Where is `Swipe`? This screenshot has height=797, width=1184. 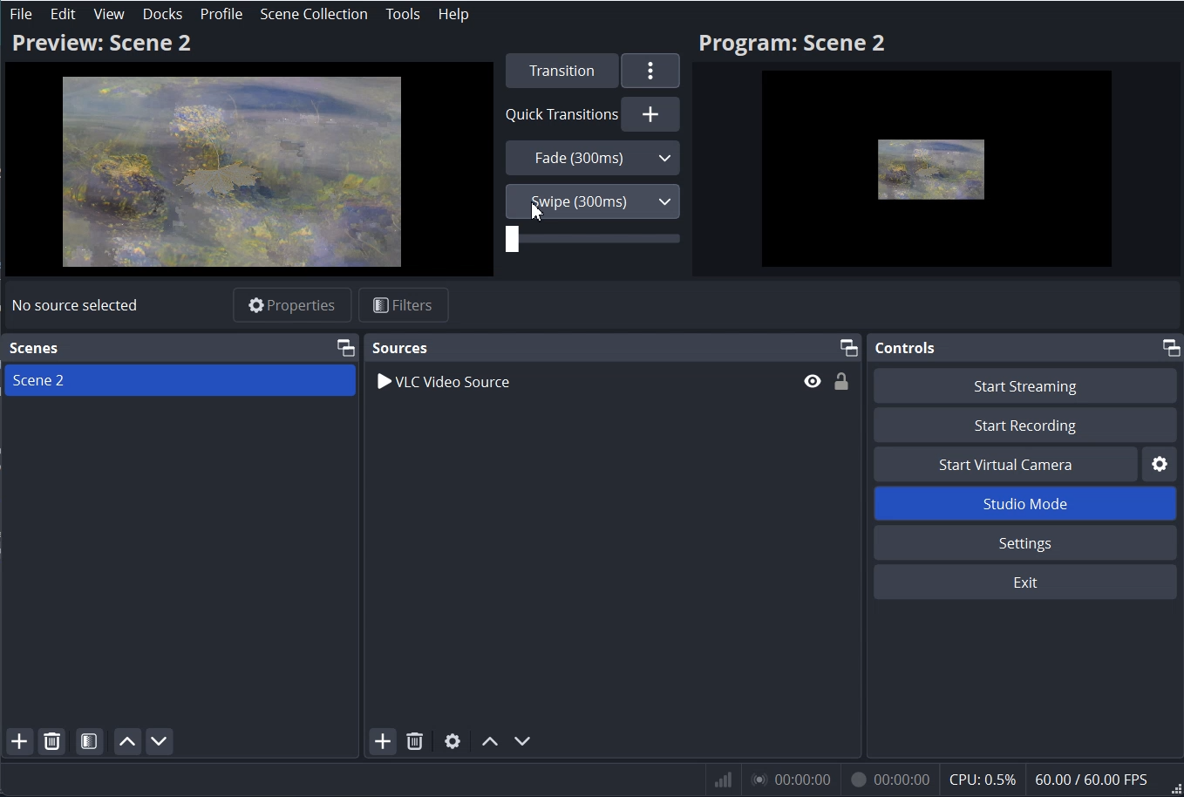
Swipe is located at coordinates (592, 201).